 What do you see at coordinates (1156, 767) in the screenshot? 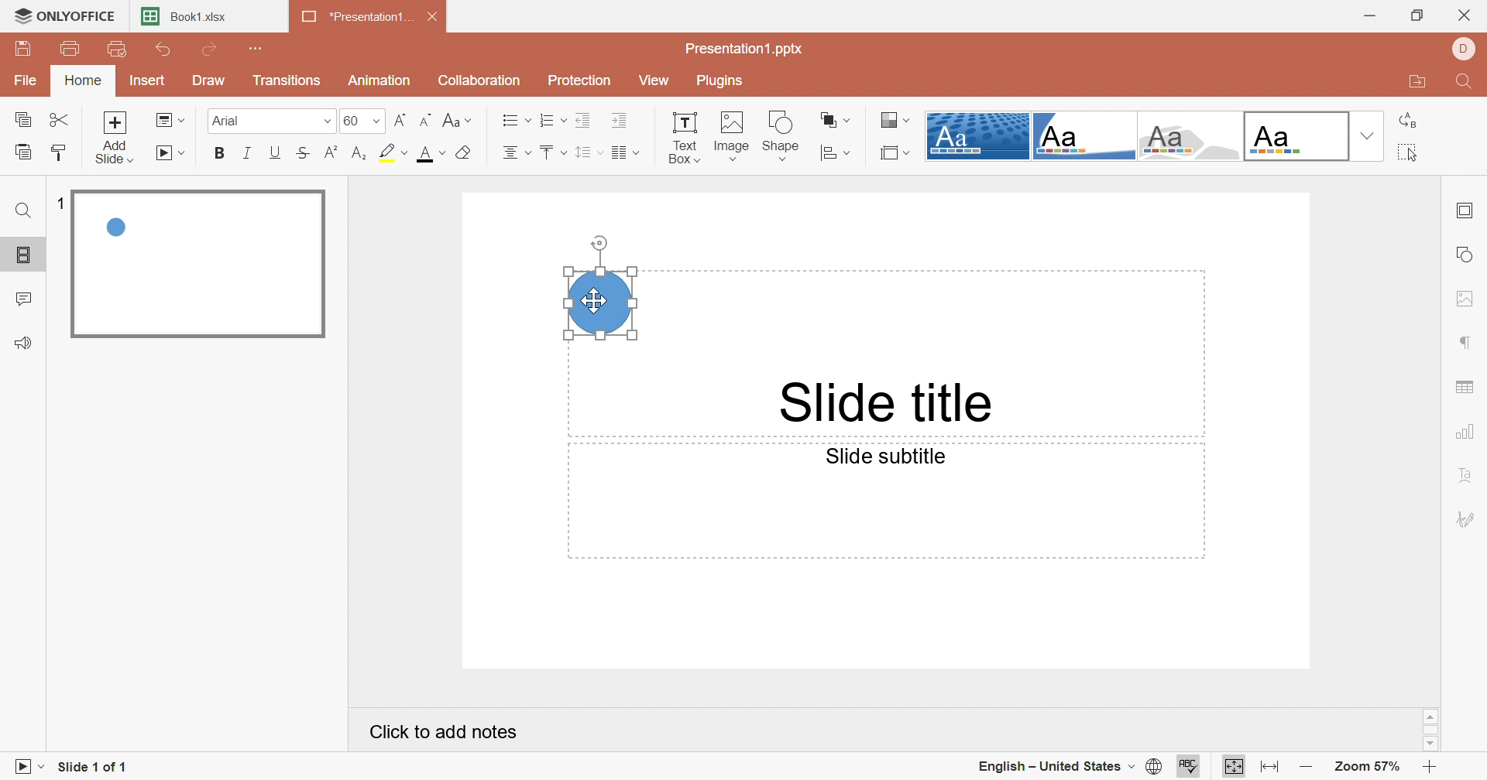
I see `Set document language` at bounding box center [1156, 767].